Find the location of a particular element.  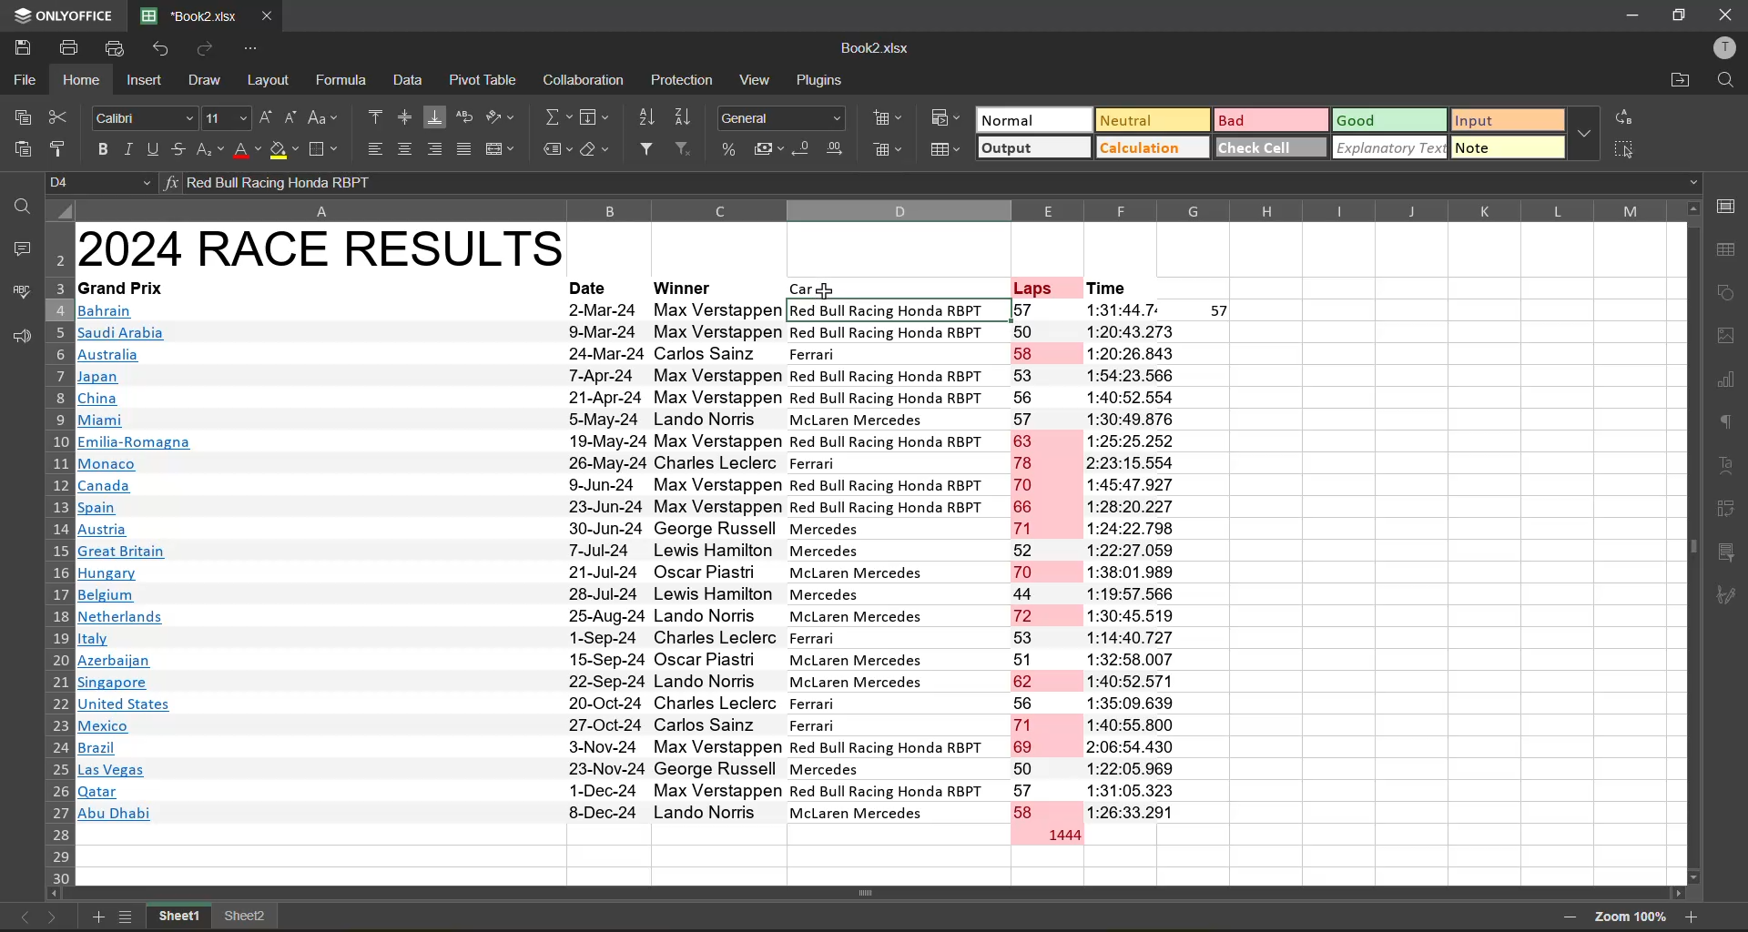

increase decimal is located at coordinates (837, 152).